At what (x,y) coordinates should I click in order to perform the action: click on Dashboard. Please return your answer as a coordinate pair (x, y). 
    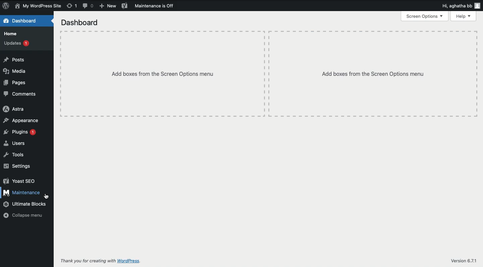
    Looking at the image, I should click on (21, 21).